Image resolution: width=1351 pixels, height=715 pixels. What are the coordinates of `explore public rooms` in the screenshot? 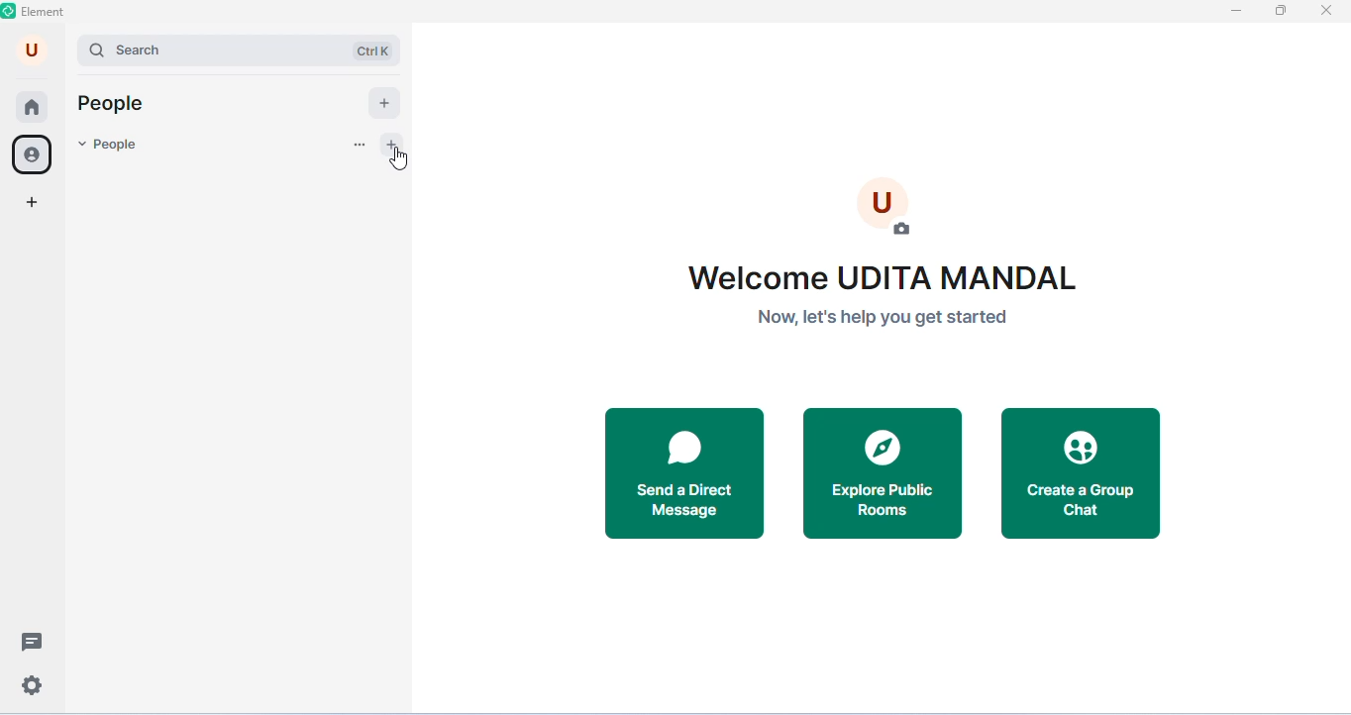 It's located at (884, 474).